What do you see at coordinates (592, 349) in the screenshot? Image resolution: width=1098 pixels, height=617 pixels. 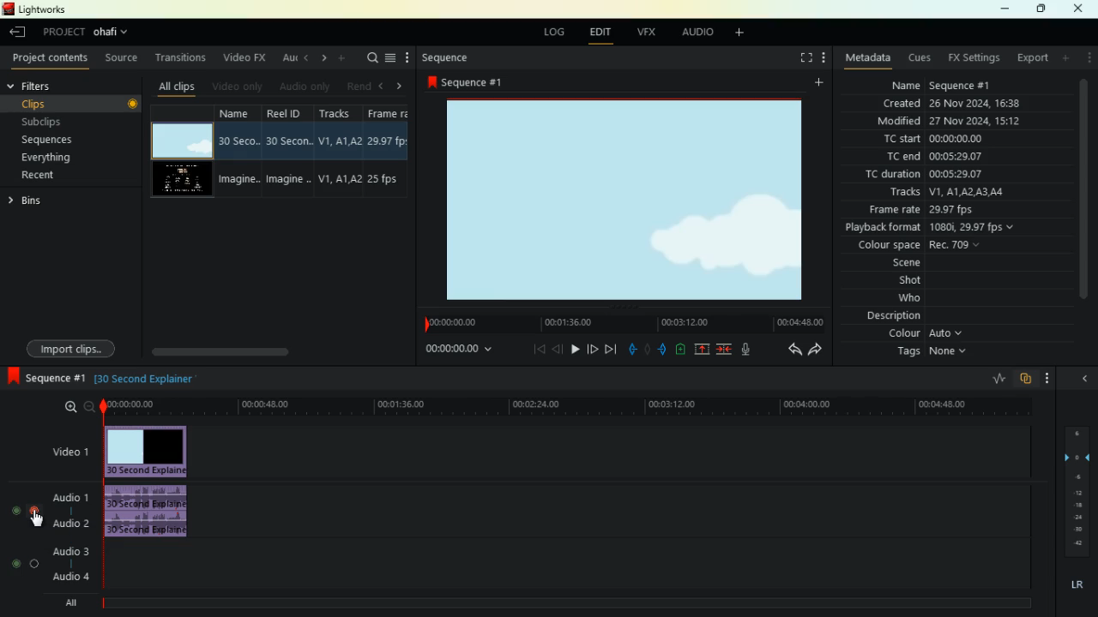 I see `forward` at bounding box center [592, 349].